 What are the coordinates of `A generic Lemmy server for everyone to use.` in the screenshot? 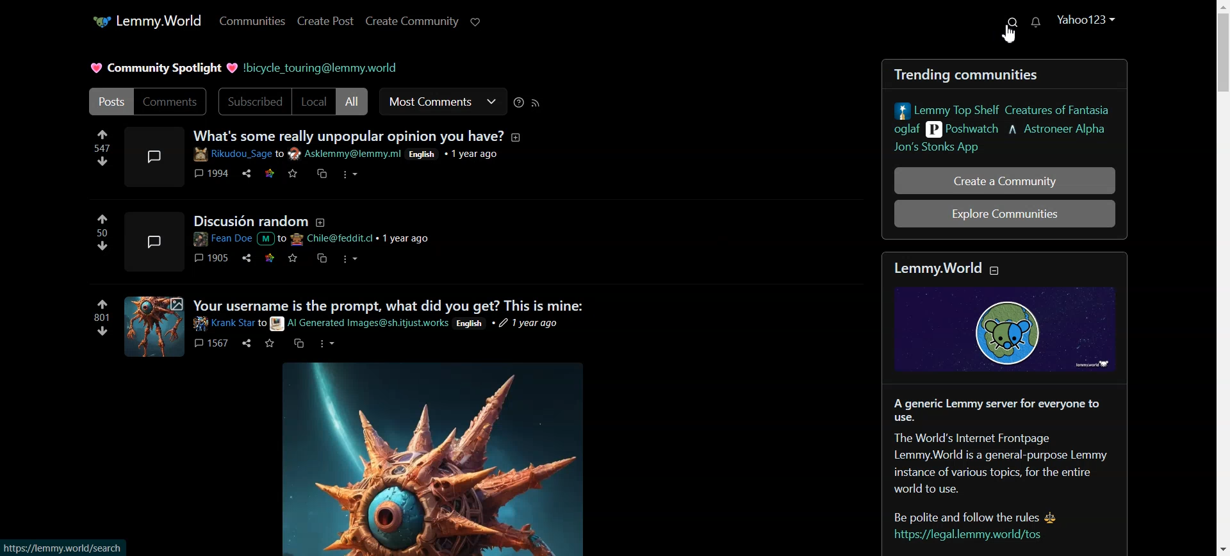 It's located at (1003, 411).